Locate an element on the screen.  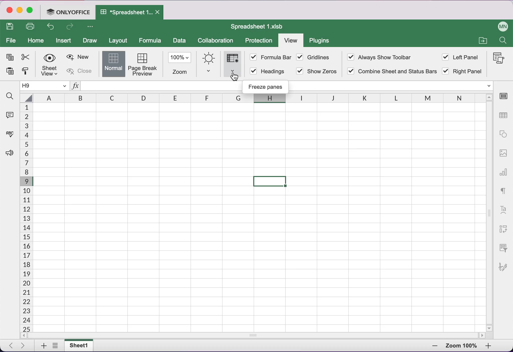
add tab is located at coordinates (42, 346).